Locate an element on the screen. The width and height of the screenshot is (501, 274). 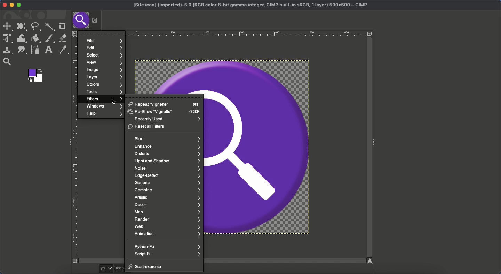
Decor is located at coordinates (167, 205).